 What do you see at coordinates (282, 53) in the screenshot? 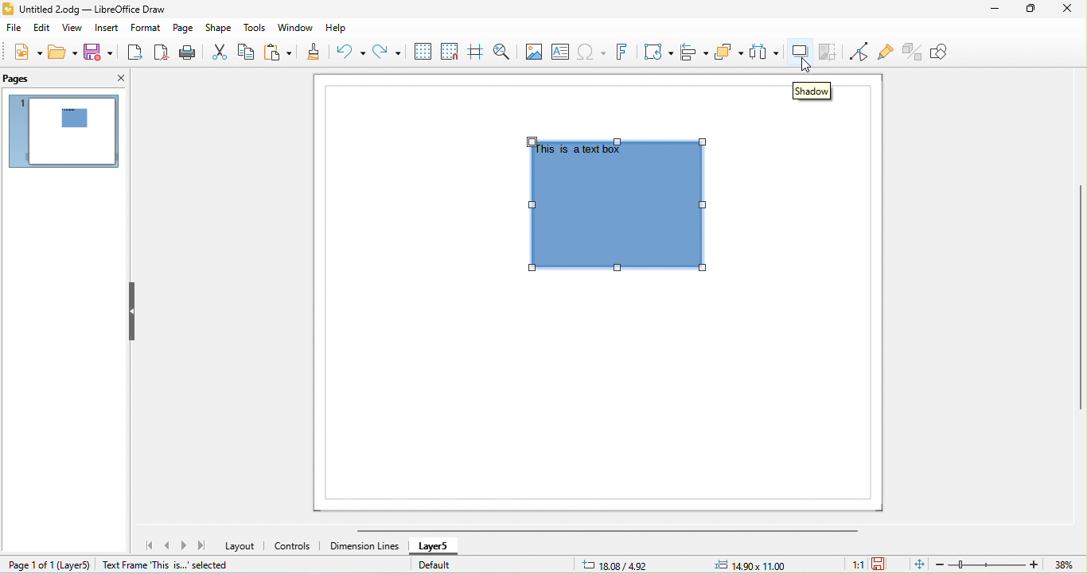
I see `paste` at bounding box center [282, 53].